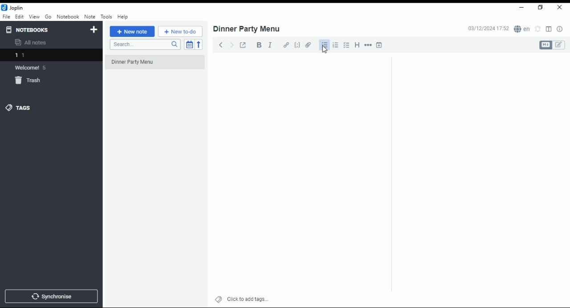 Image resolution: width=570 pixels, height=308 pixels. What do you see at coordinates (367, 45) in the screenshot?
I see `horizontal rule` at bounding box center [367, 45].